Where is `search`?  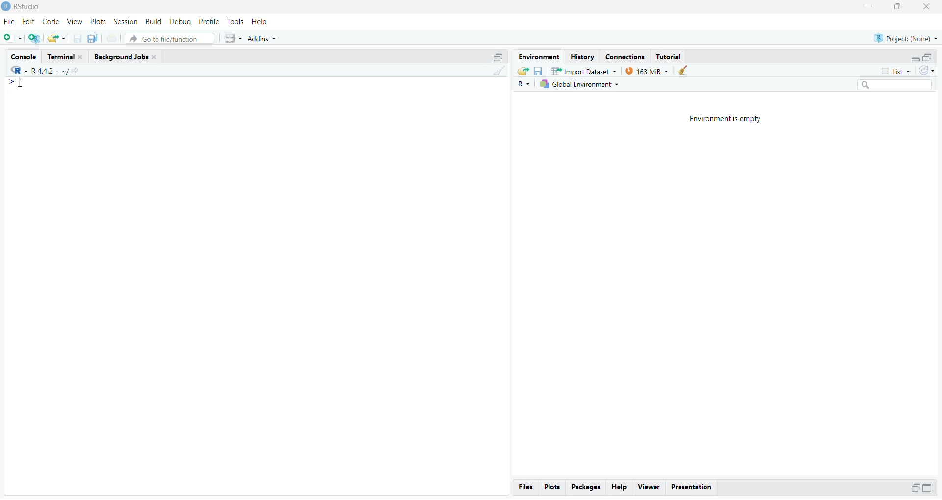 search is located at coordinates (896, 85).